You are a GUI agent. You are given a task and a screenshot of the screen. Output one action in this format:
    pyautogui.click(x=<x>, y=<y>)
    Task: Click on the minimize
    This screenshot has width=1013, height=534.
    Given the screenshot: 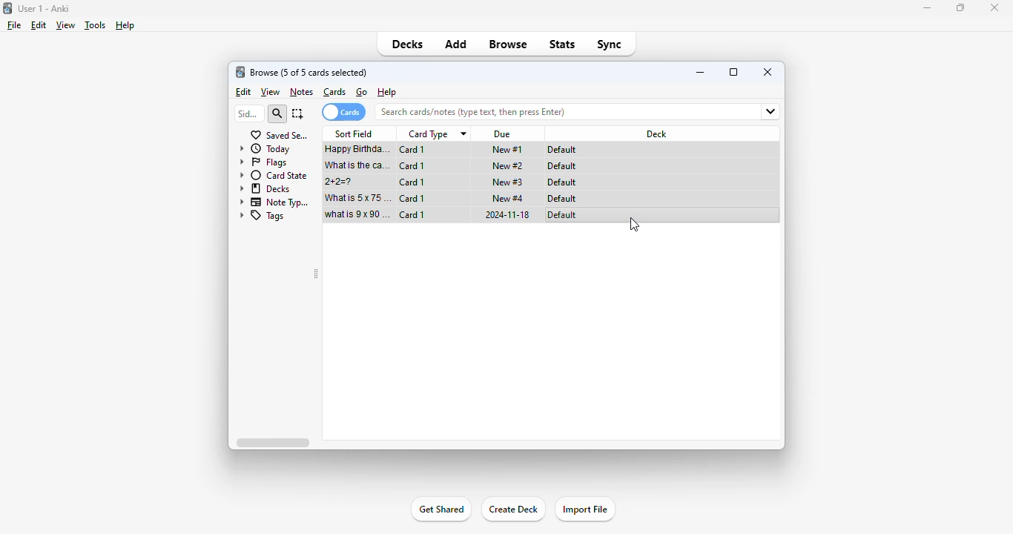 What is the action you would take?
    pyautogui.click(x=926, y=8)
    